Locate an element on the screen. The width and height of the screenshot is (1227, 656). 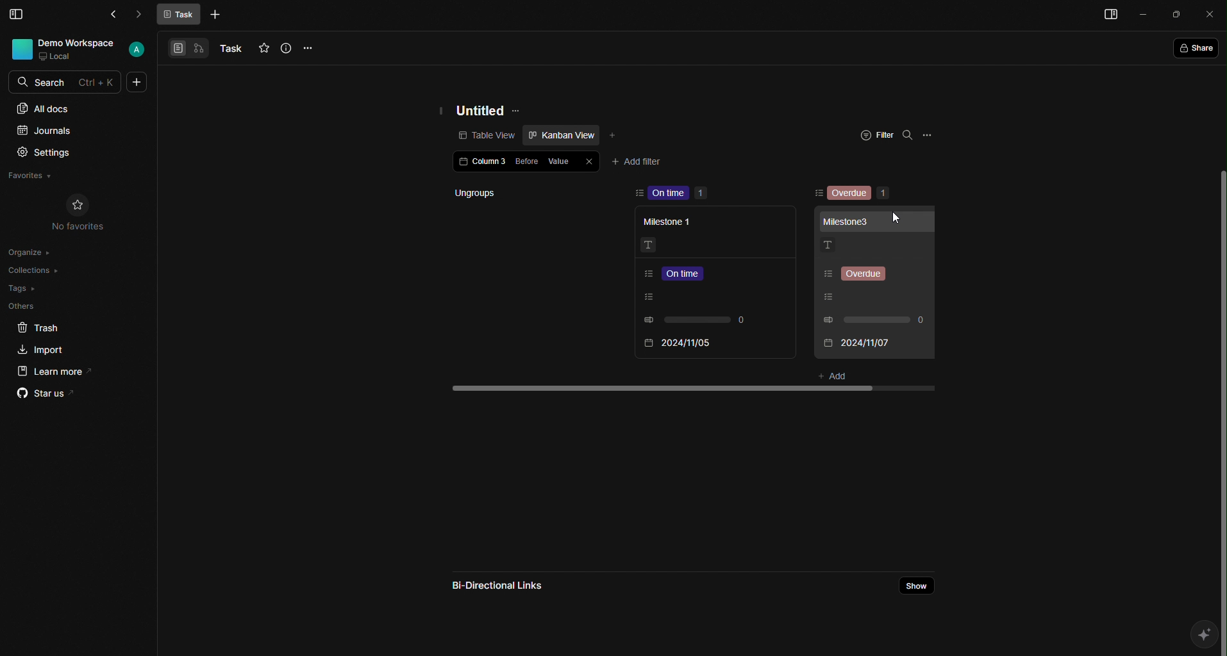
Settings is located at coordinates (44, 152).